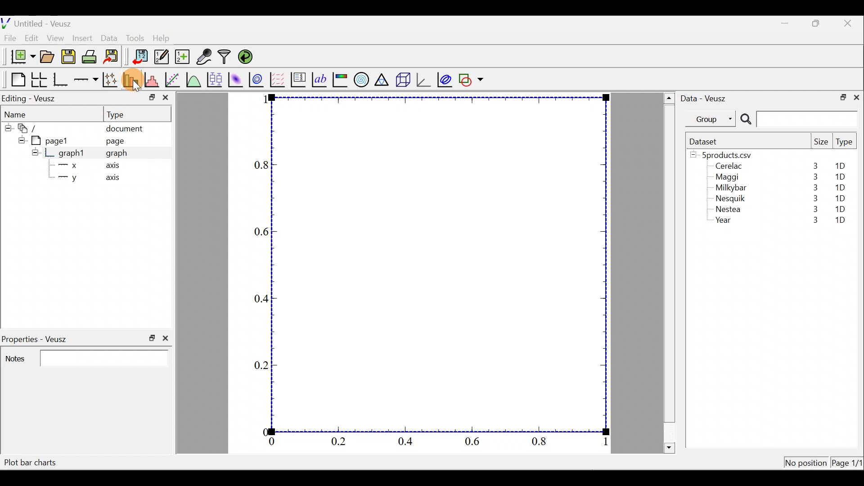 This screenshot has height=486, width=864. I want to click on View, so click(57, 36).